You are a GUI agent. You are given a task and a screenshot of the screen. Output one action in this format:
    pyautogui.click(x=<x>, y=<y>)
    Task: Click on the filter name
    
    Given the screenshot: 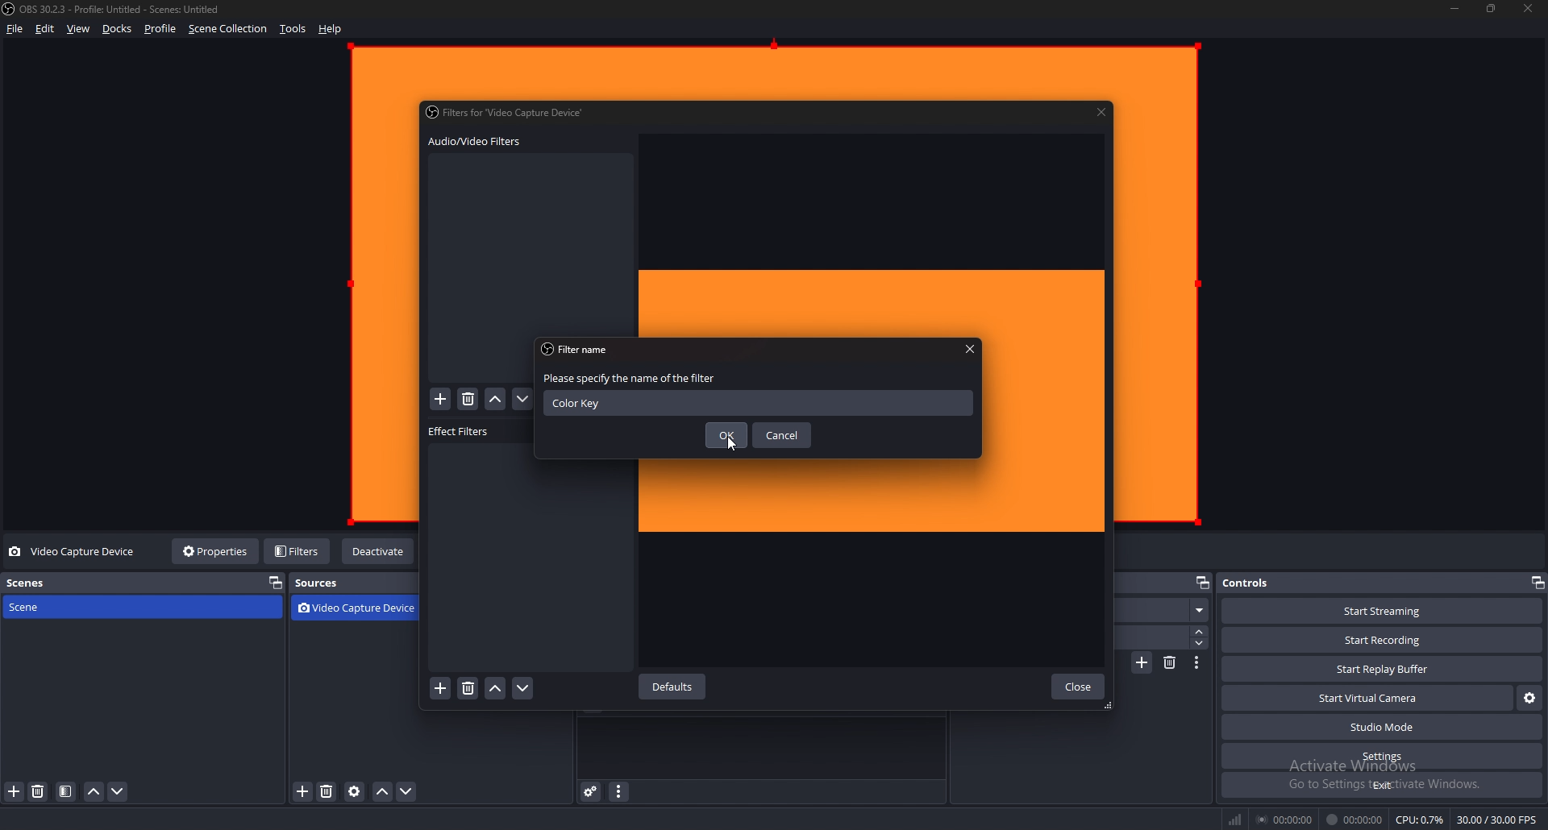 What is the action you would take?
    pyautogui.click(x=580, y=350)
    